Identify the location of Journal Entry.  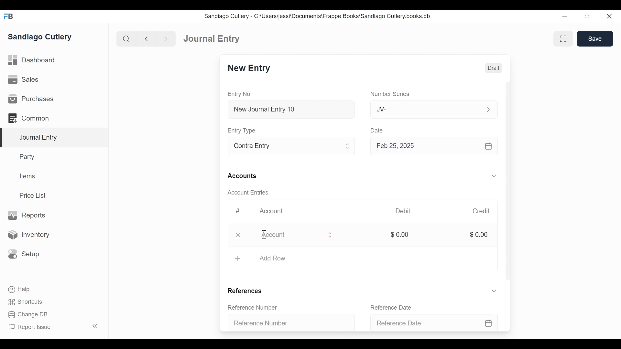
(213, 39).